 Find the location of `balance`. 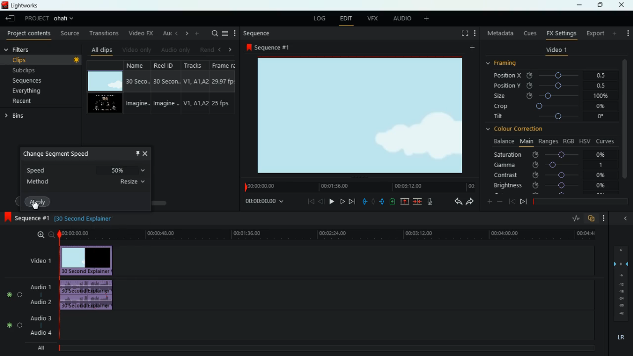

balance is located at coordinates (502, 141).